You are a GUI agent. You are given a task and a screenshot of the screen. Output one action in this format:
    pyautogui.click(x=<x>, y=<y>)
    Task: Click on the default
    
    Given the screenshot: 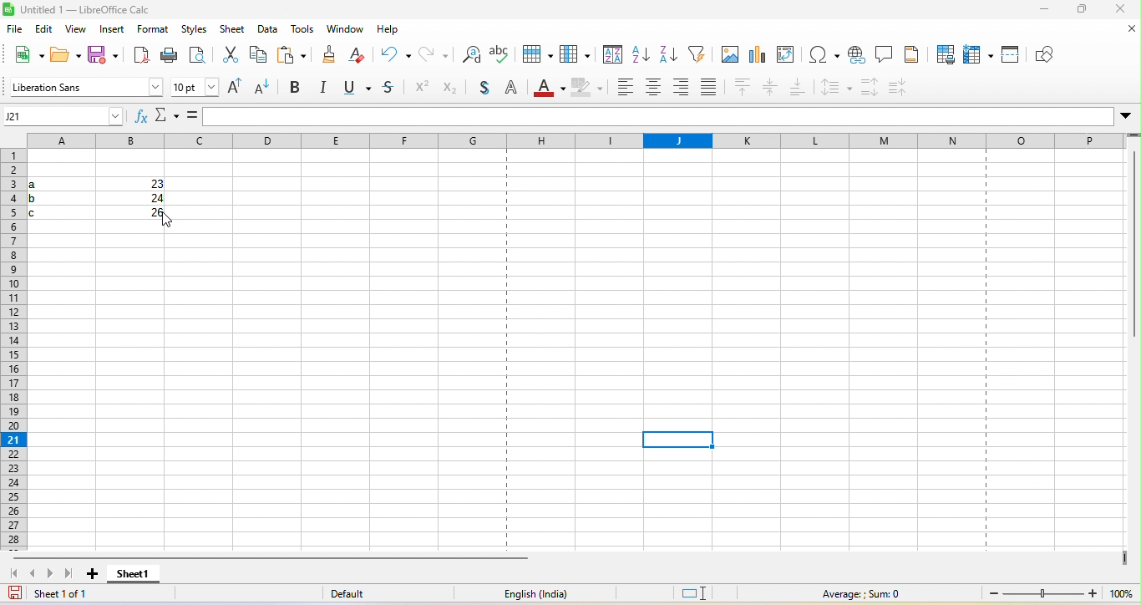 What is the action you would take?
    pyautogui.click(x=360, y=593)
    